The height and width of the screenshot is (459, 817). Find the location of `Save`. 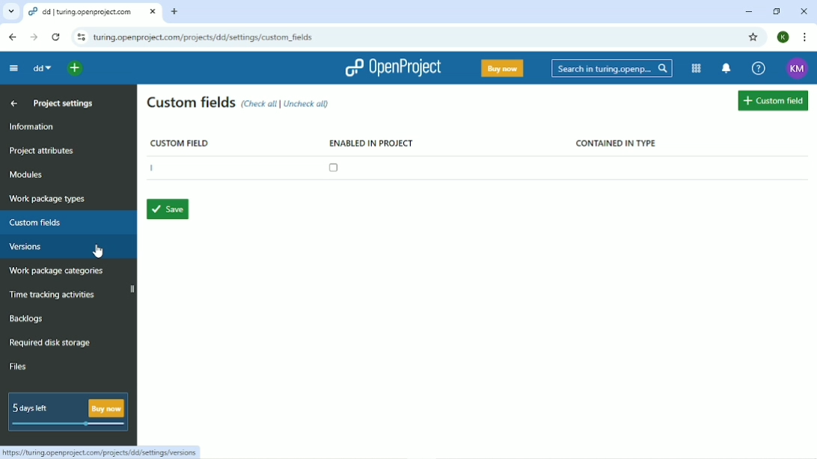

Save is located at coordinates (170, 209).